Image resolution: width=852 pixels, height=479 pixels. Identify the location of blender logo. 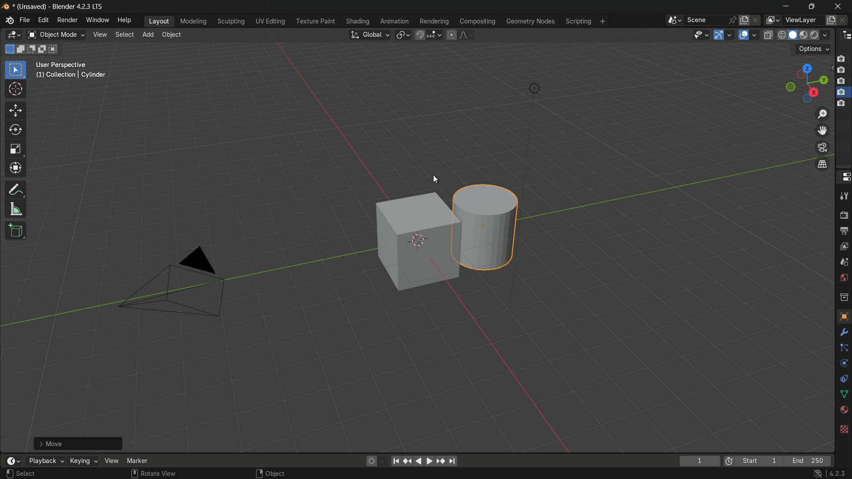
(6, 7).